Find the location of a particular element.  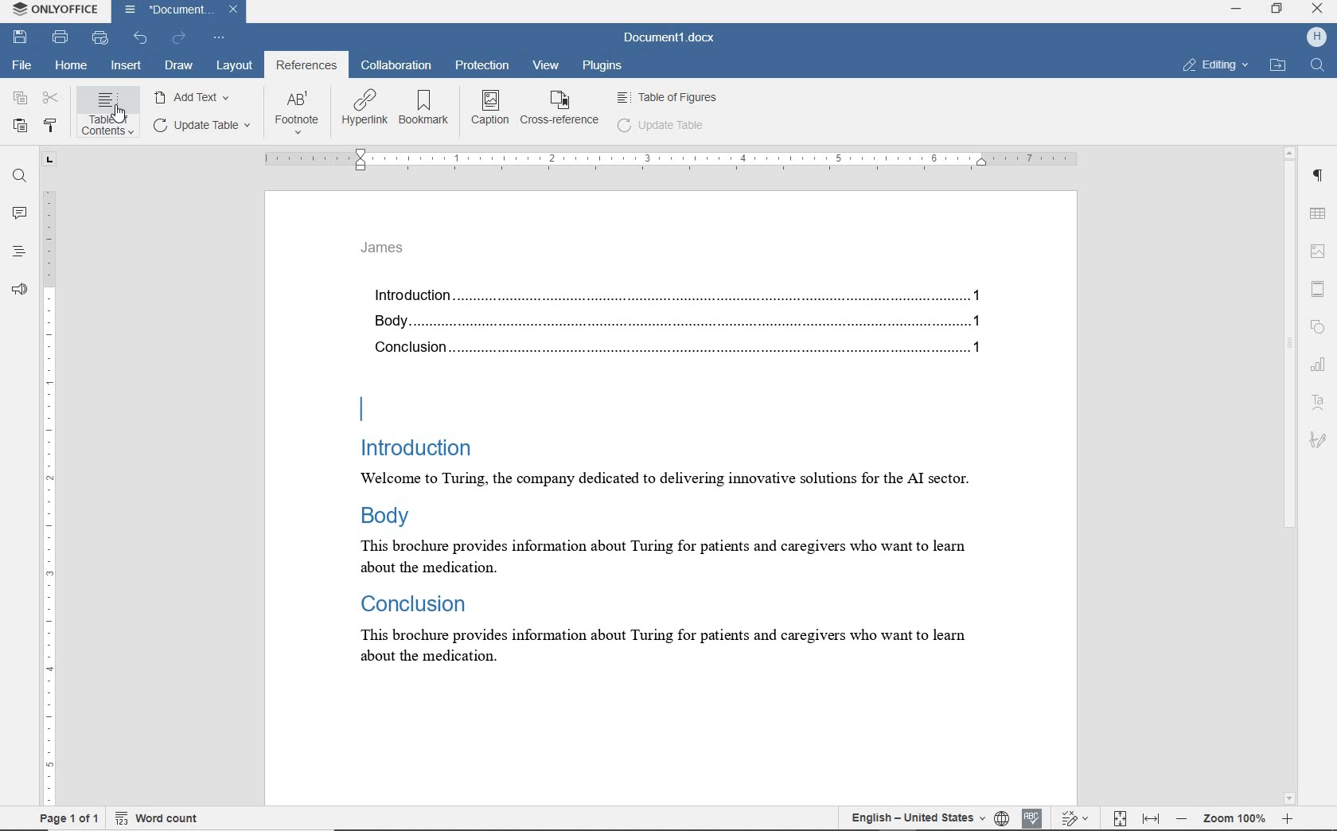

minimize is located at coordinates (1239, 10).